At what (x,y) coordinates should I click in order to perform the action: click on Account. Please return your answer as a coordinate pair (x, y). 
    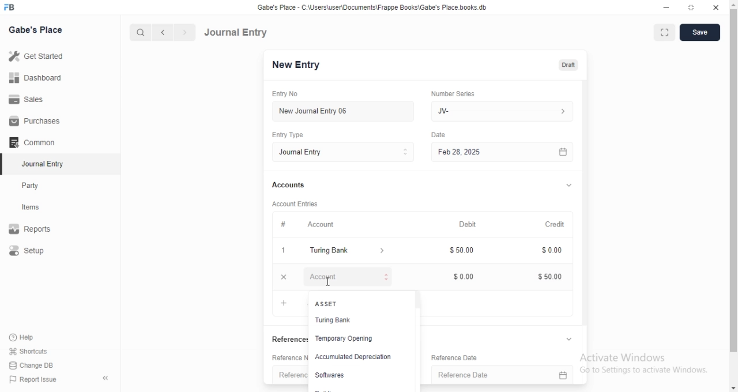
    Looking at the image, I should click on (317, 225).